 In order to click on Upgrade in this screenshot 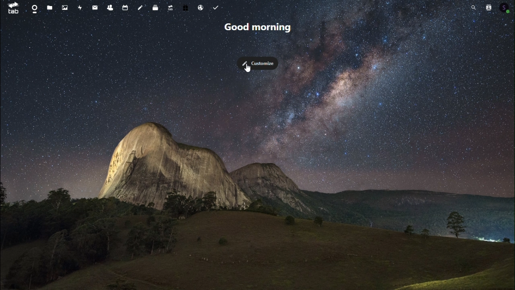, I will do `click(171, 6)`.